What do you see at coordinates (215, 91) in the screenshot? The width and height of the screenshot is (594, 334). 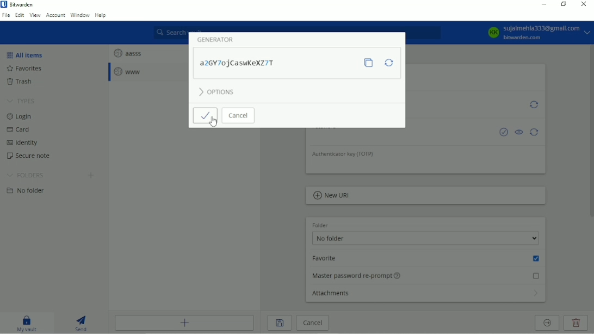 I see `Options` at bounding box center [215, 91].